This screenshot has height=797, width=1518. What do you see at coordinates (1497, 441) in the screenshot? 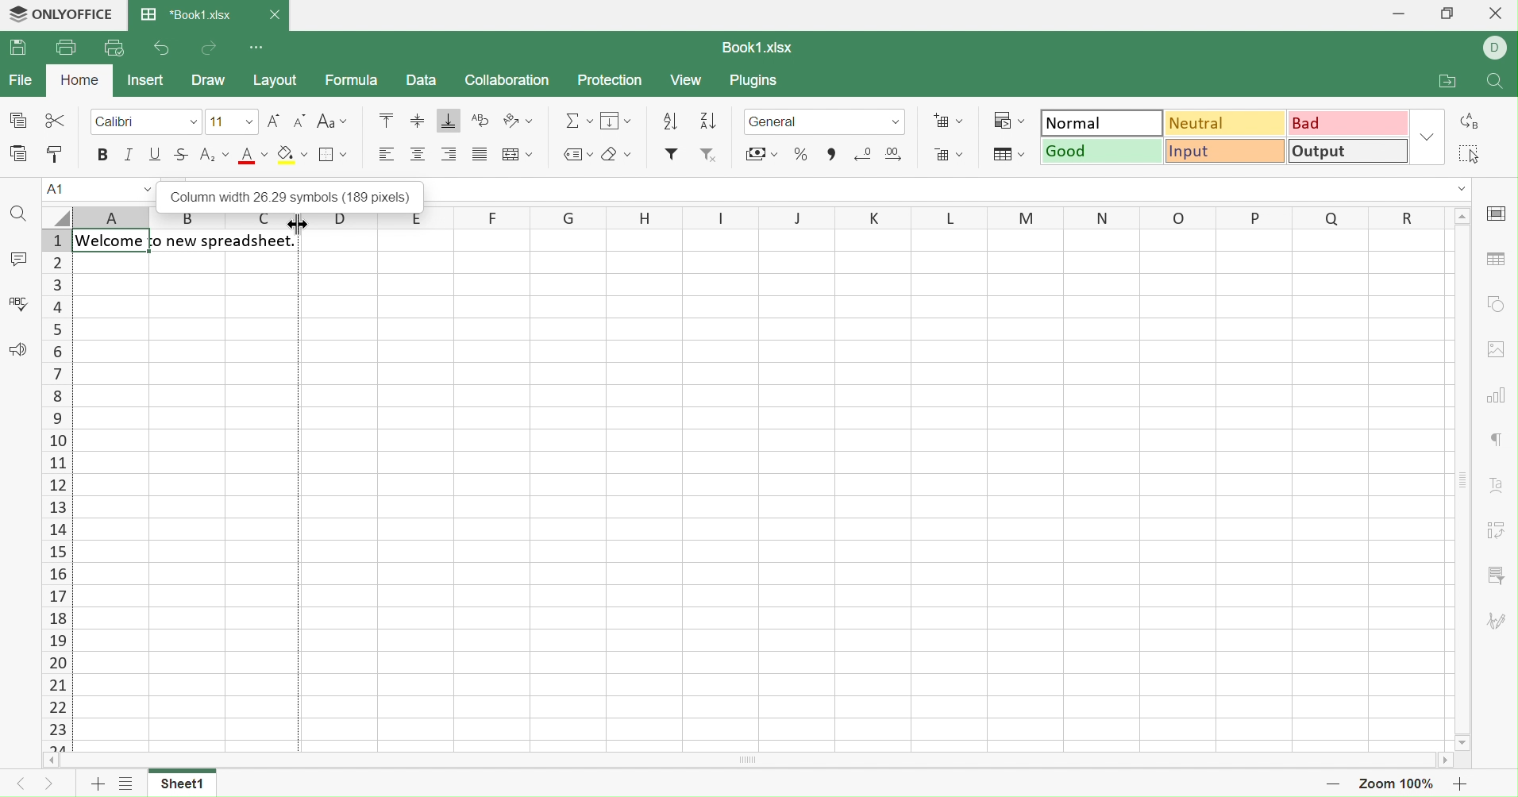
I see `Paragraph settings` at bounding box center [1497, 441].